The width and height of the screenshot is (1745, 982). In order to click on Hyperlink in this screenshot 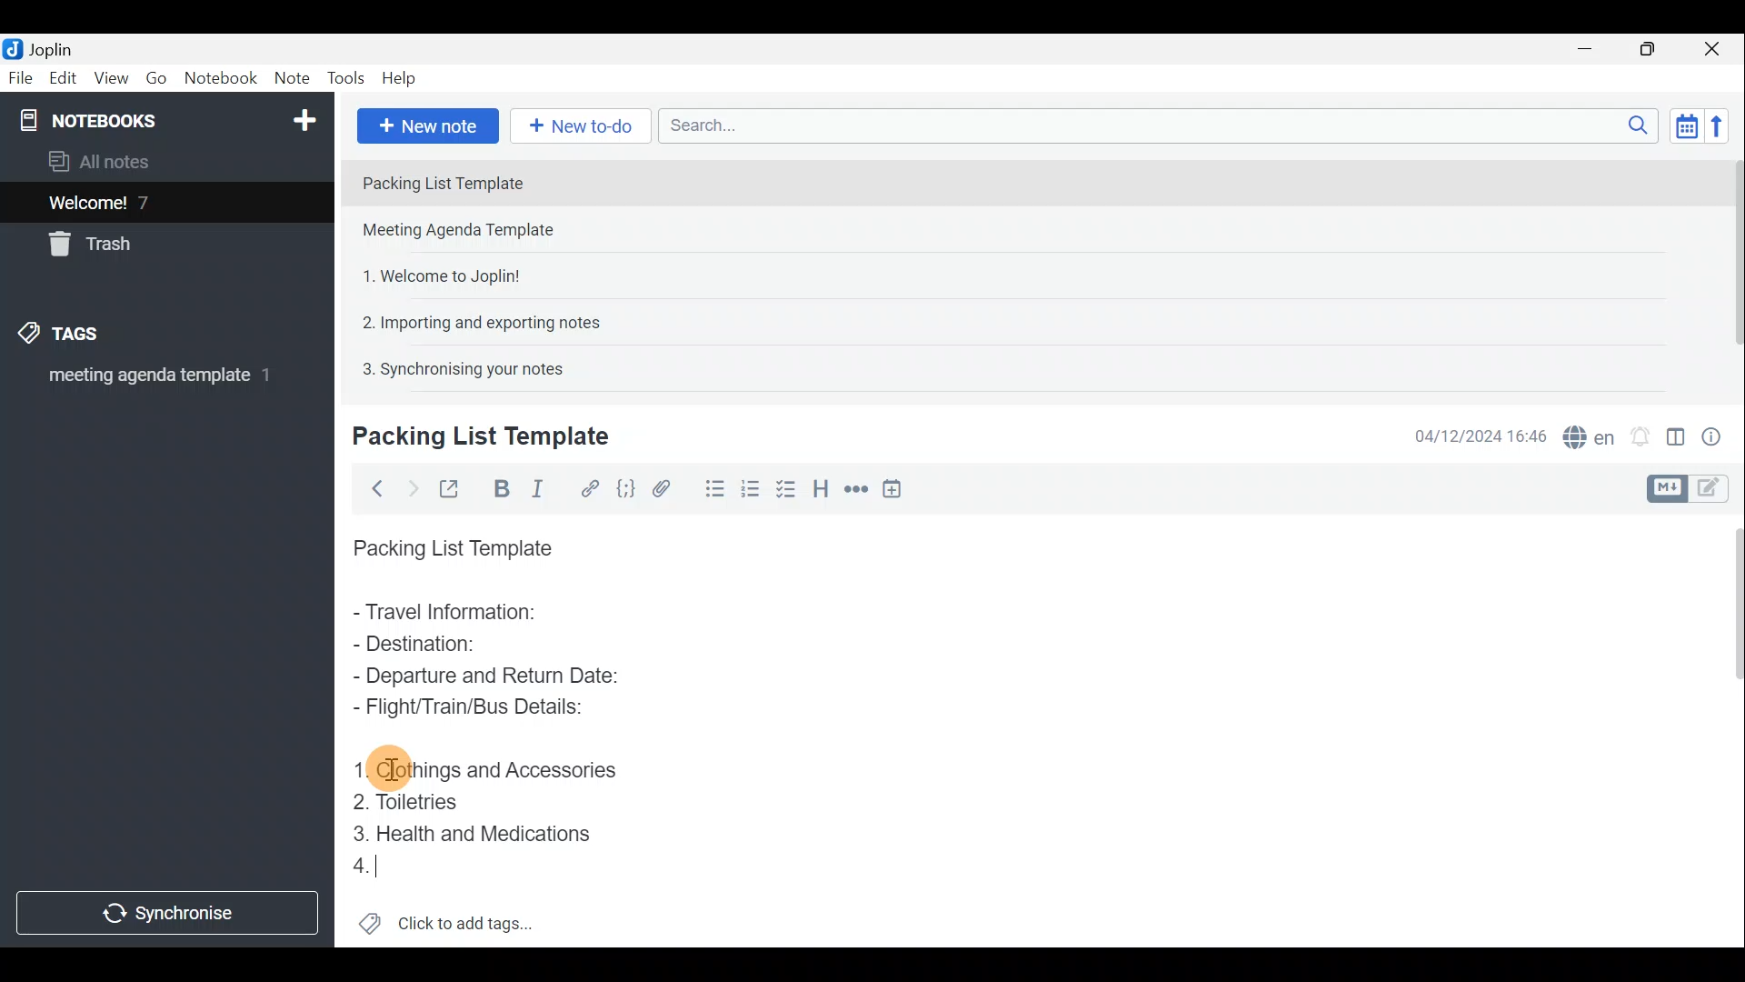, I will do `click(586, 486)`.